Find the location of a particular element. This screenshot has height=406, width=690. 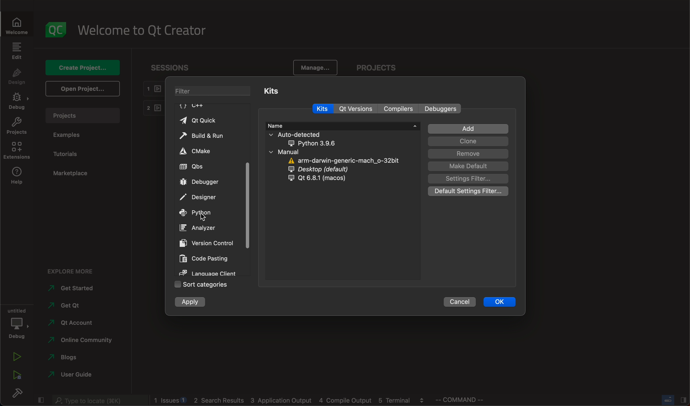

kits is located at coordinates (273, 93).